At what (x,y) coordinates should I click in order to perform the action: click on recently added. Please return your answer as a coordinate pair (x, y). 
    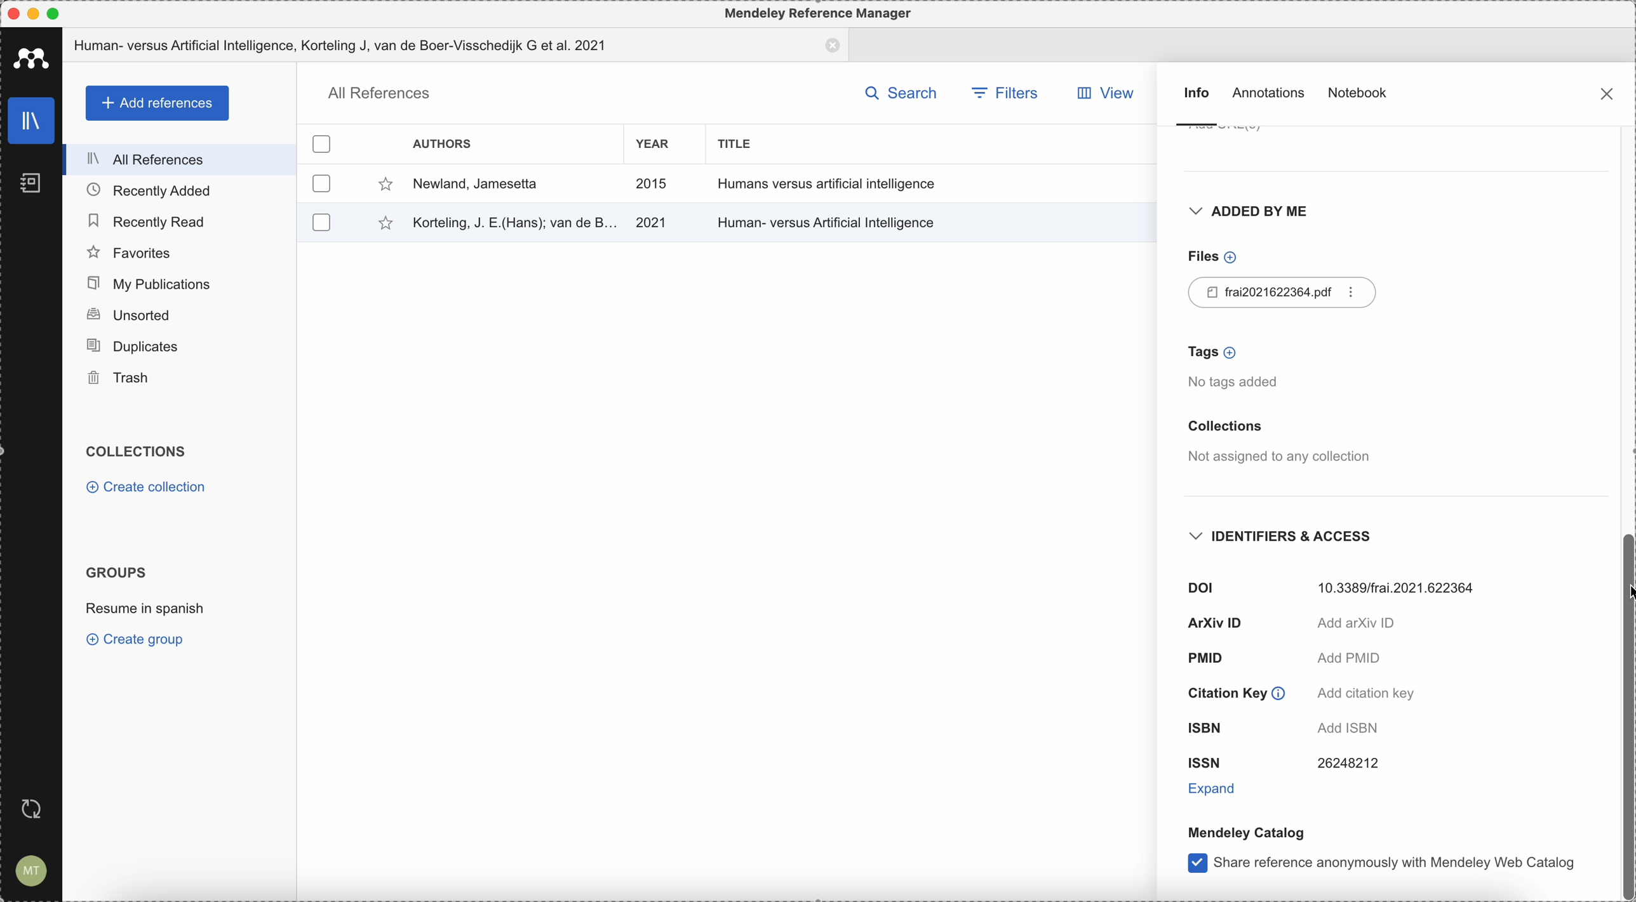
    Looking at the image, I should click on (179, 190).